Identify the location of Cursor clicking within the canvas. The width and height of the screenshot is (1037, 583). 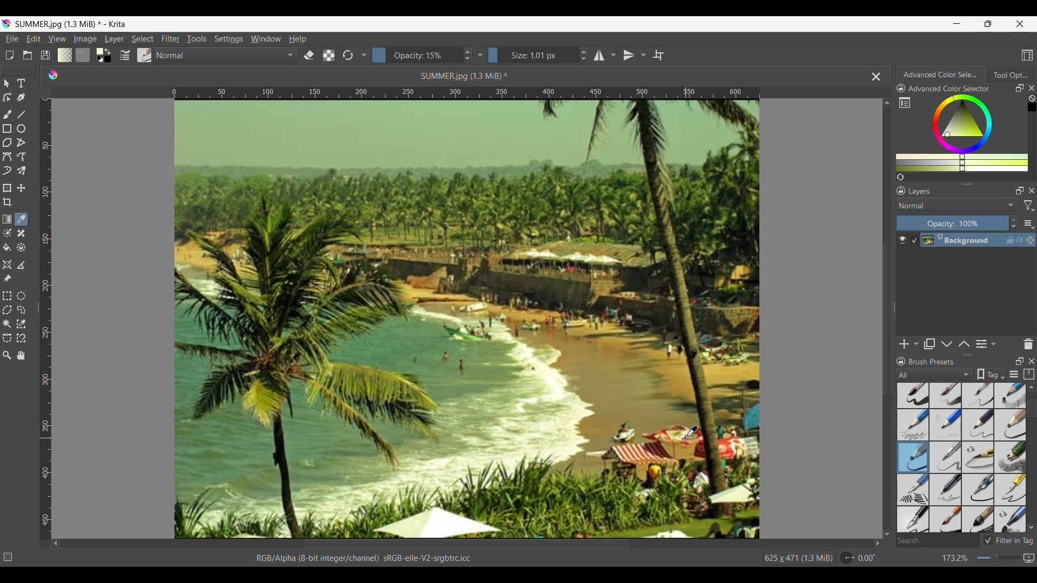
(690, 433).